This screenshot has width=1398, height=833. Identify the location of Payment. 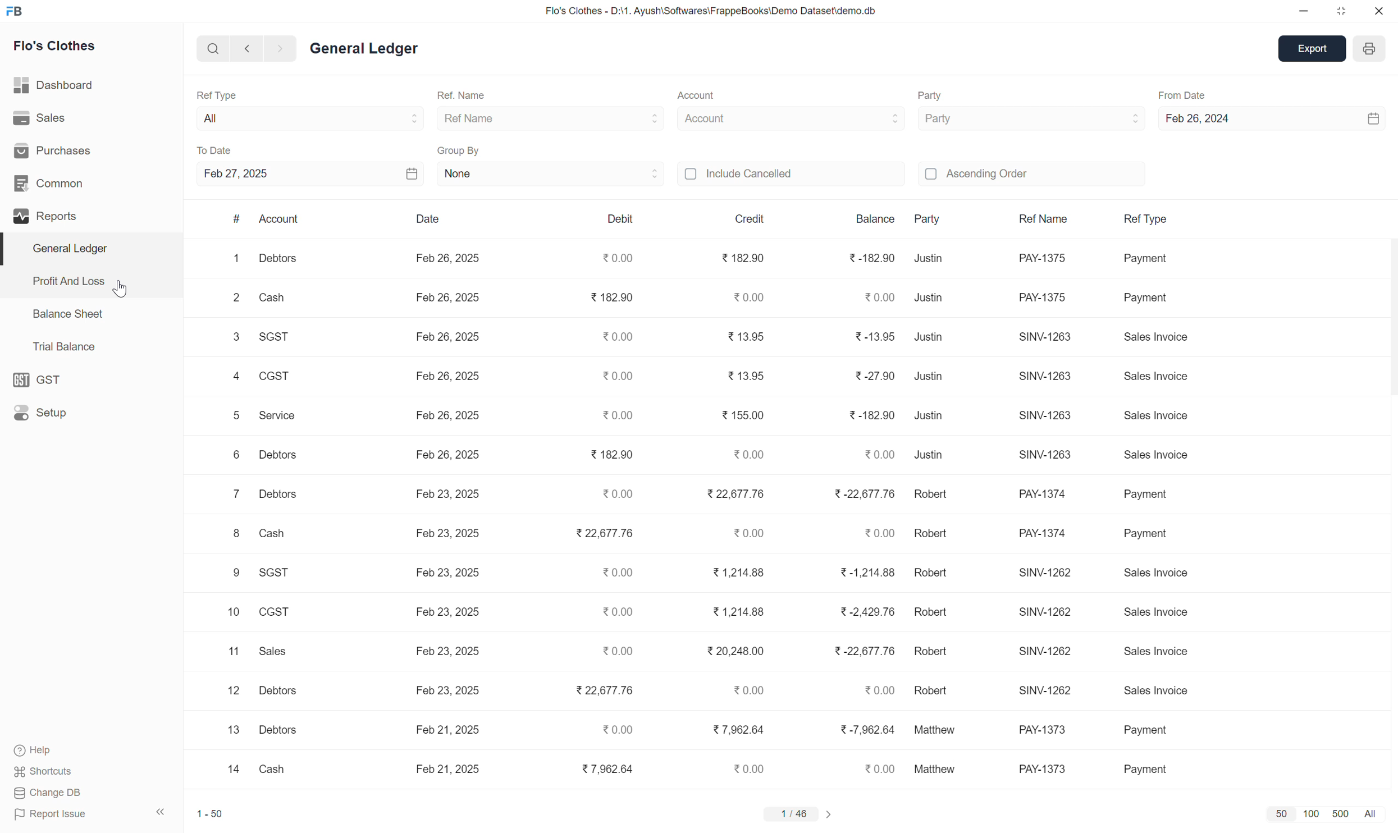
(1156, 263).